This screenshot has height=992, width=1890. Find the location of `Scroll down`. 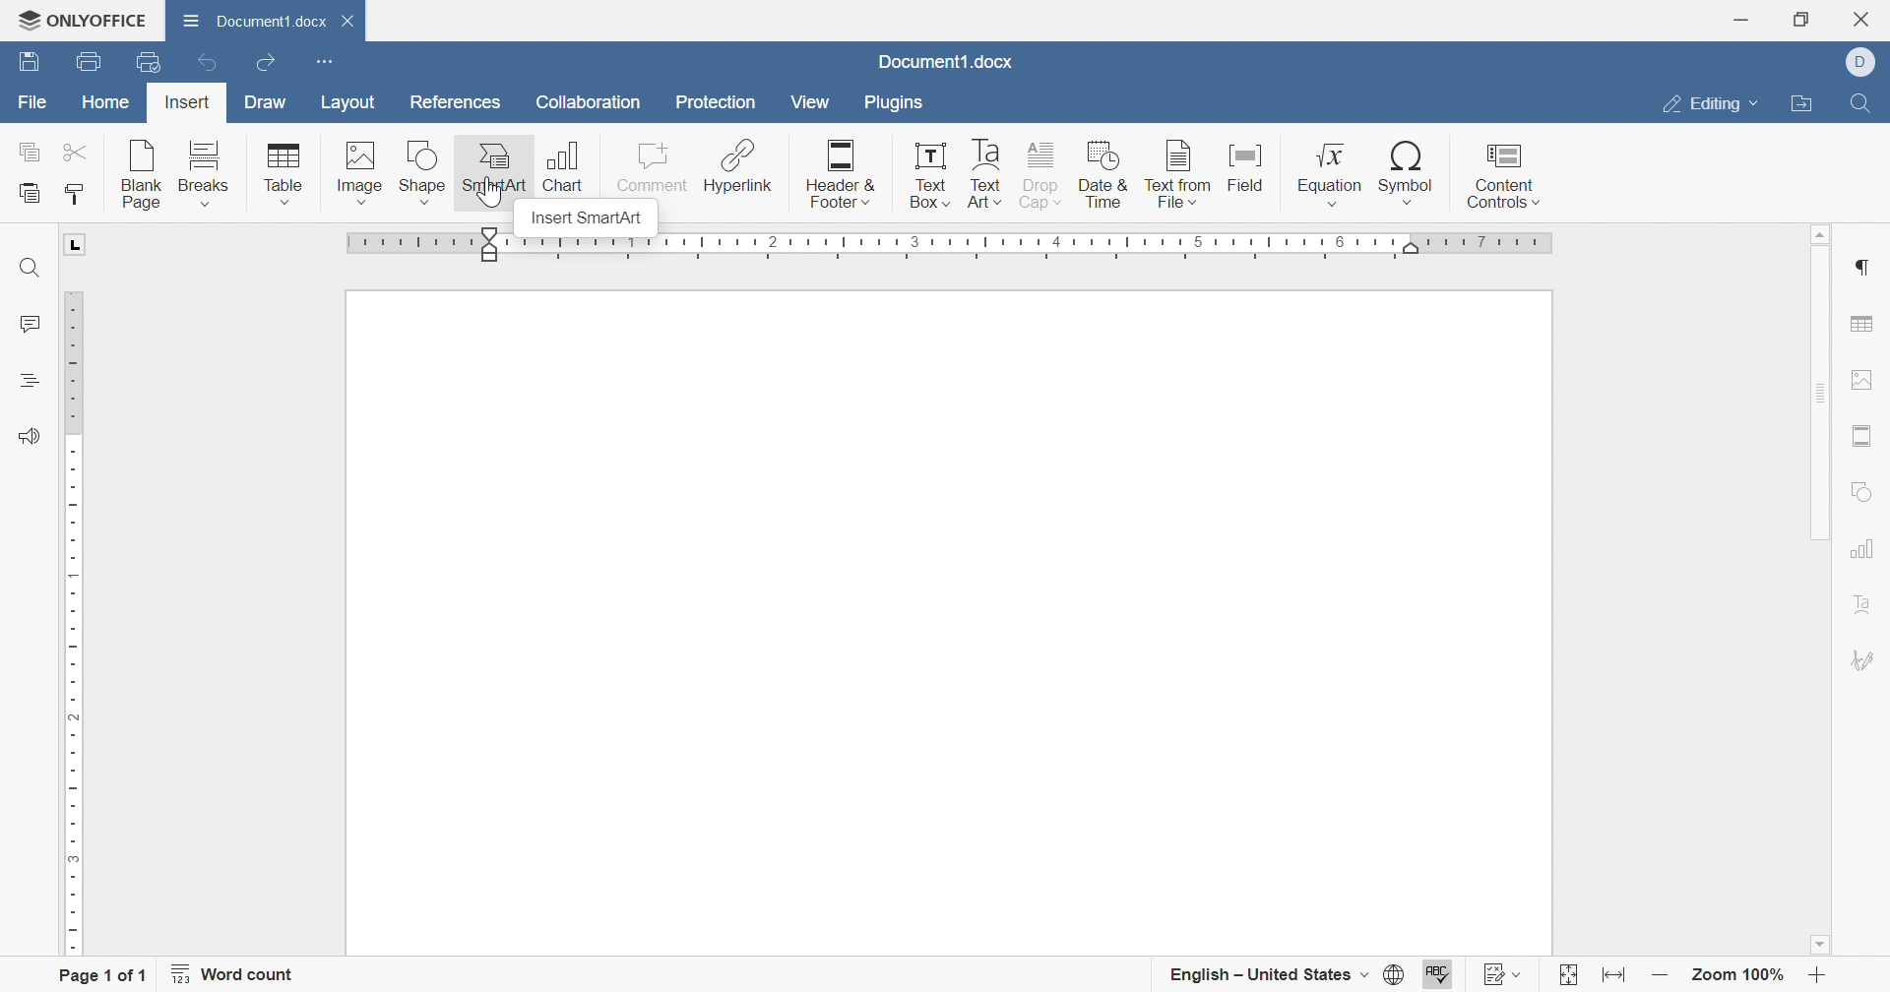

Scroll down is located at coordinates (1817, 945).